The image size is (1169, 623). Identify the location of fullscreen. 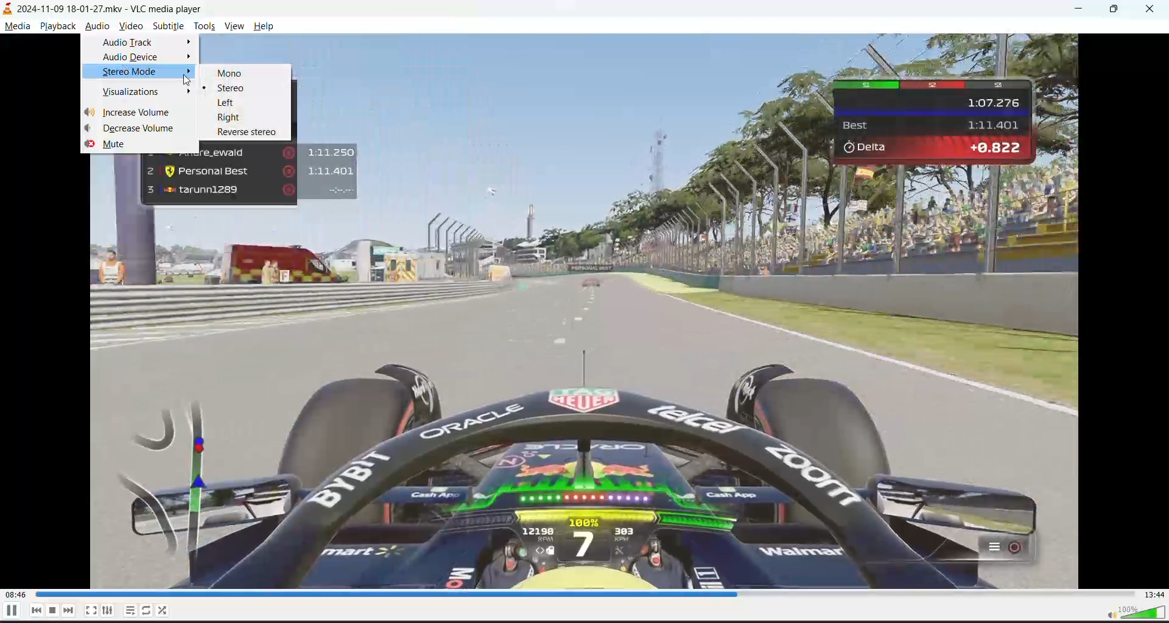
(90, 610).